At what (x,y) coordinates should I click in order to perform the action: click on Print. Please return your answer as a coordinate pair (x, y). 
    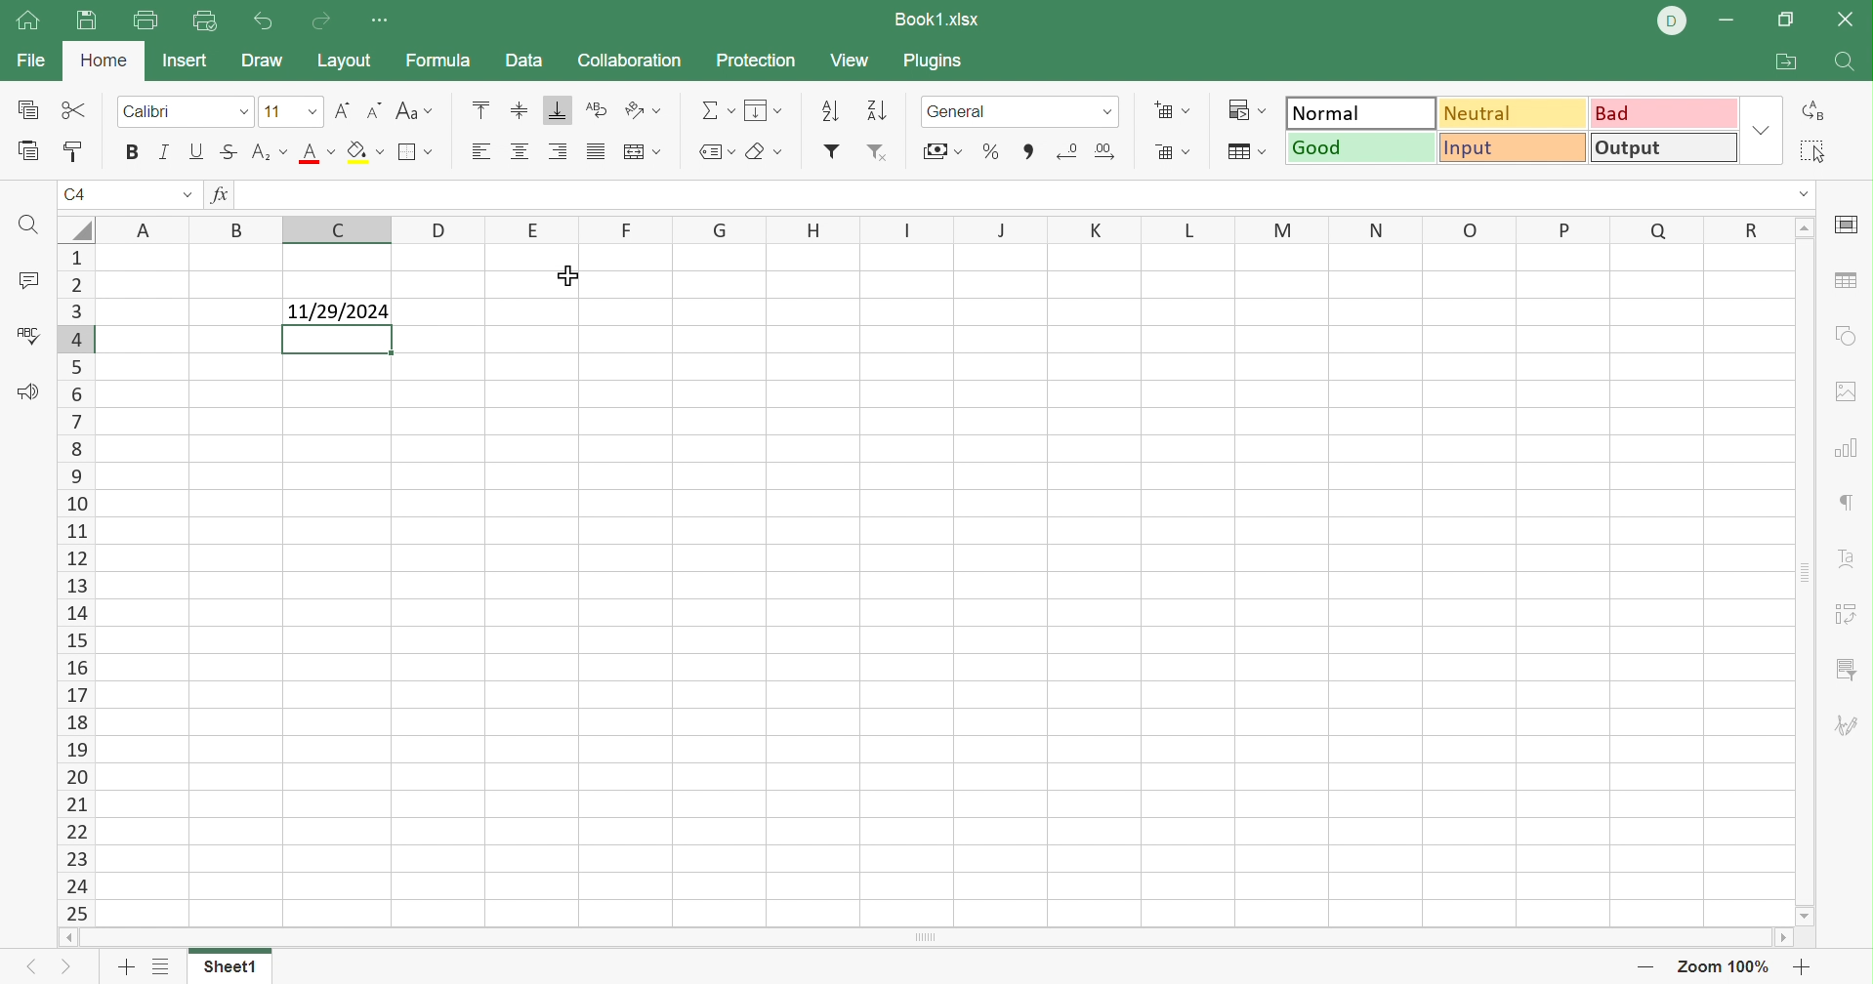
    Looking at the image, I should click on (143, 21).